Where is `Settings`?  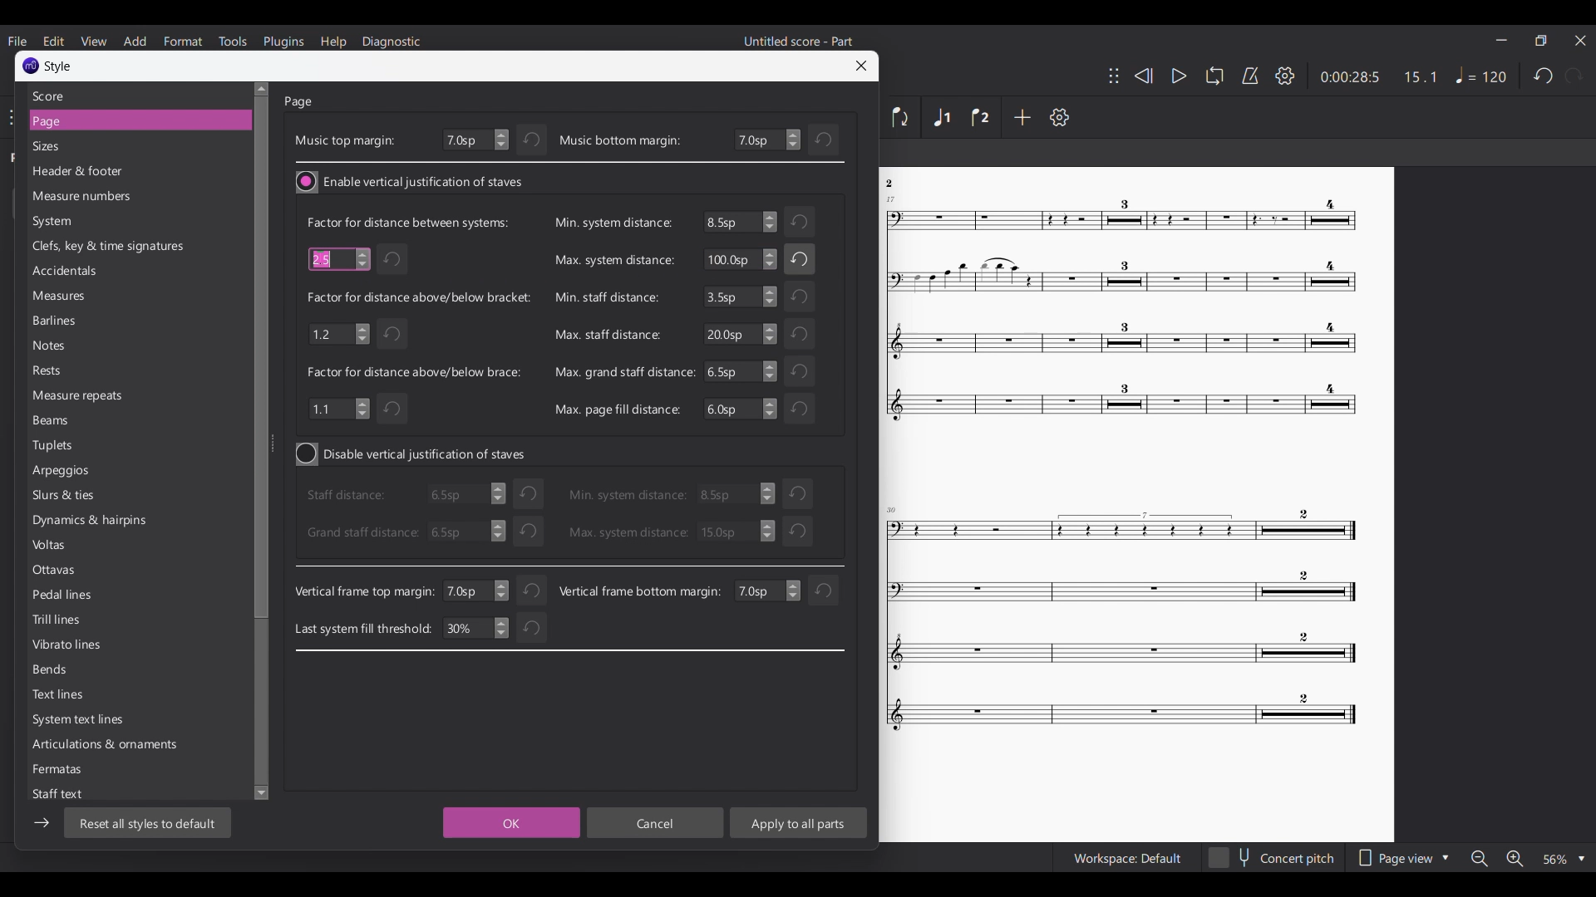
Settings is located at coordinates (1059, 117).